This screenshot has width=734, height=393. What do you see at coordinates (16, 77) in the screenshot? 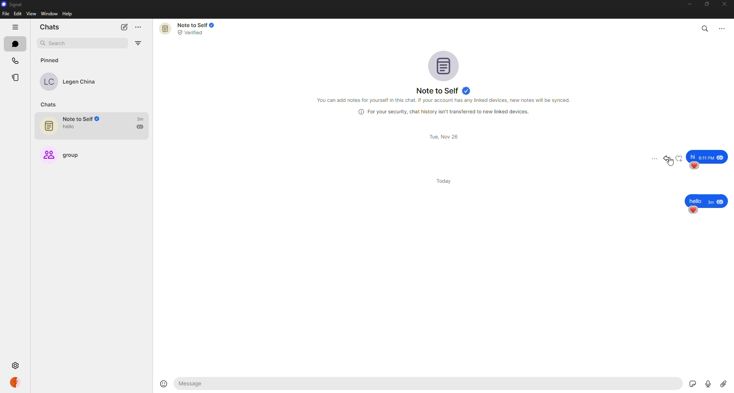
I see `stories` at bounding box center [16, 77].